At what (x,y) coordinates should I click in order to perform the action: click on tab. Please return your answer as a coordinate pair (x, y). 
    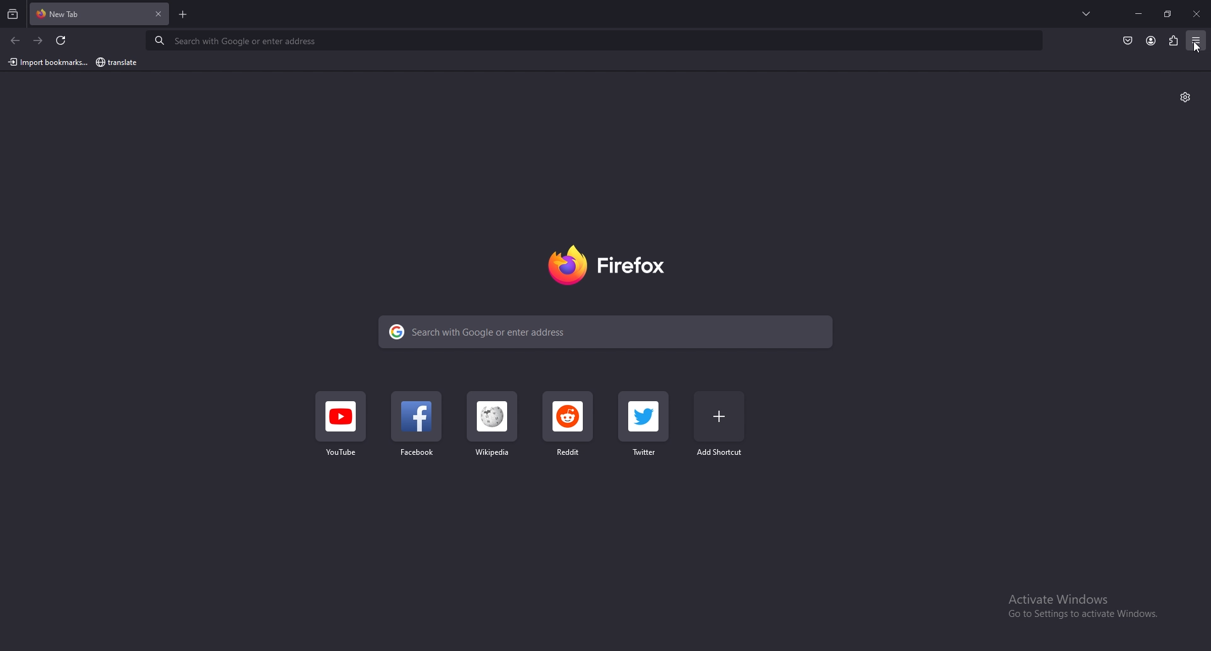
    Looking at the image, I should click on (83, 15).